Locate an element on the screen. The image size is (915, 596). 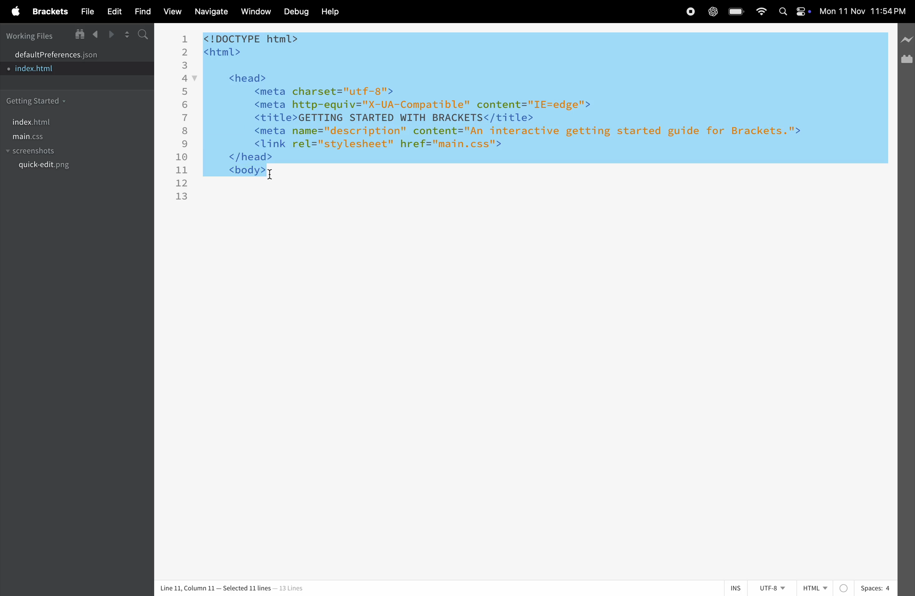
1 is located at coordinates (184, 39).